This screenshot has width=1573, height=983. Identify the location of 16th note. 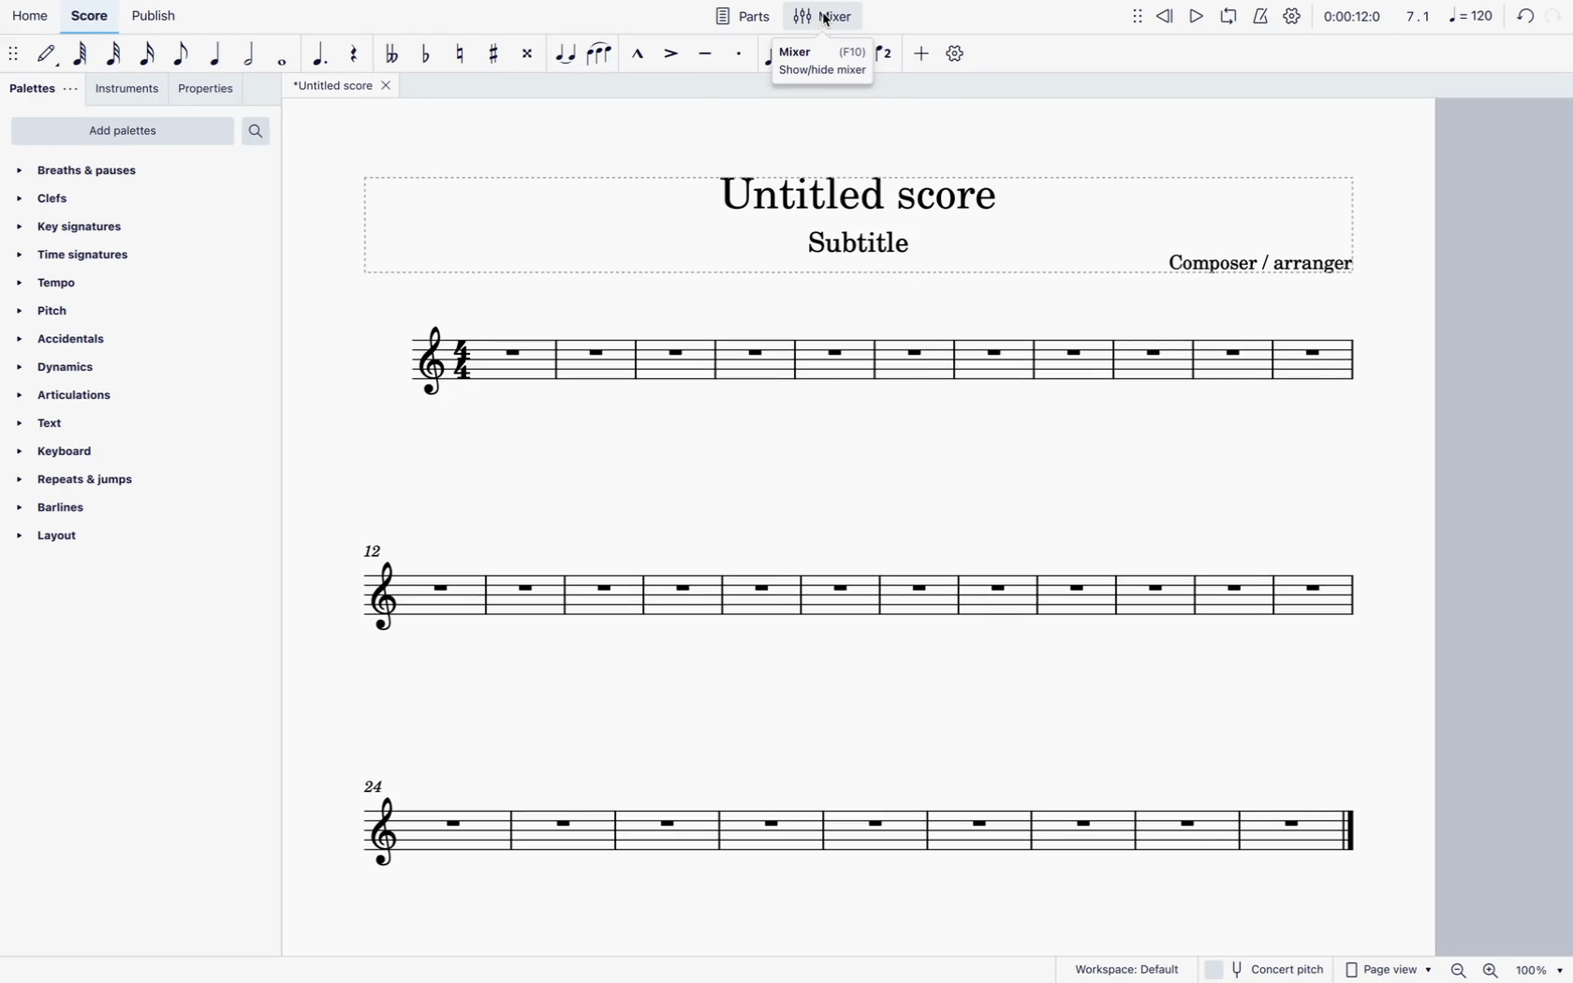
(149, 54).